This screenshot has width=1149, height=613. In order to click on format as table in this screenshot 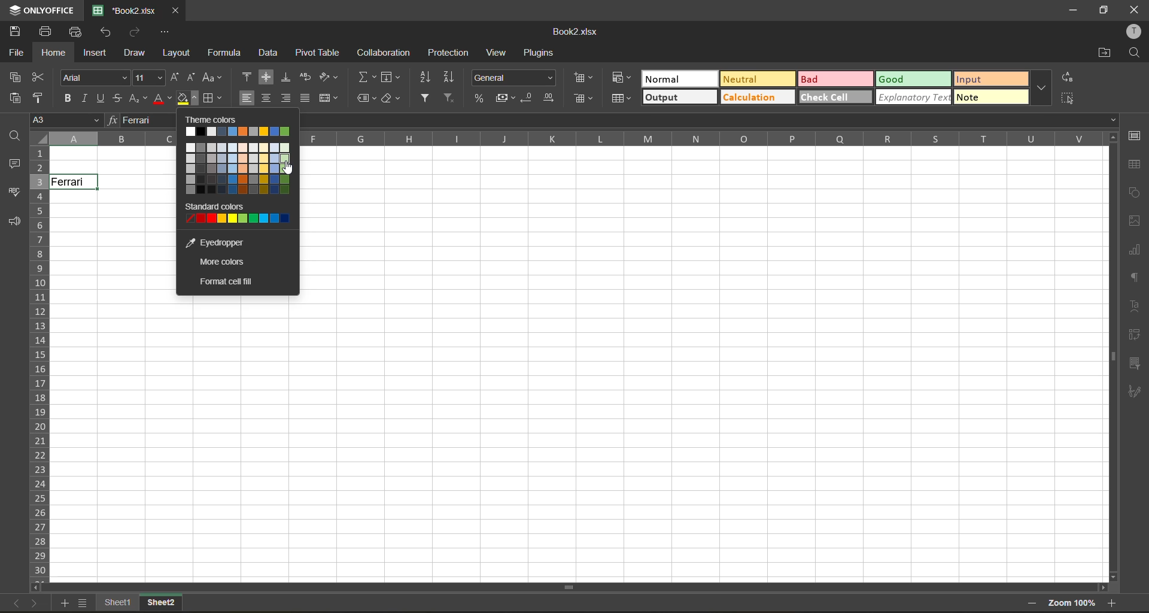, I will do `click(586, 100)`.